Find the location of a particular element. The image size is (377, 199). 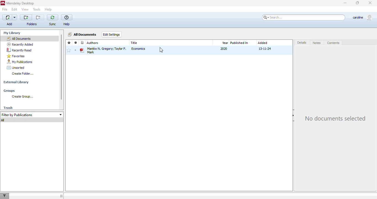

file type is located at coordinates (82, 43).